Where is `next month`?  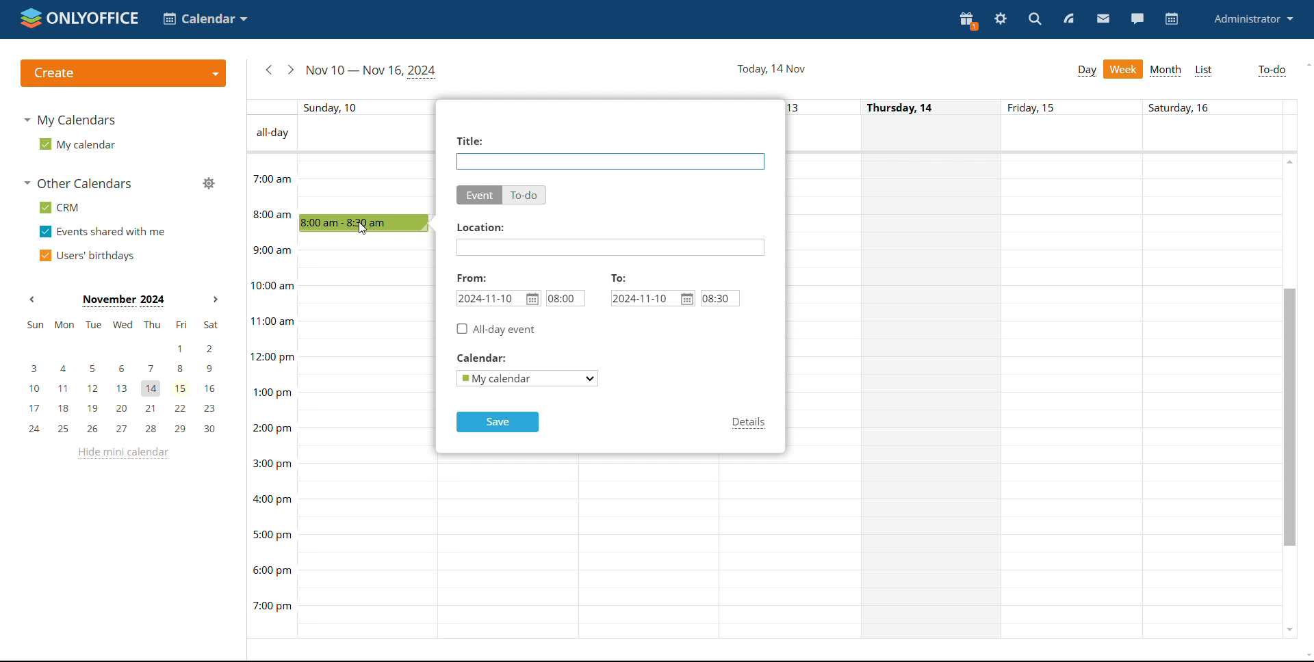
next month is located at coordinates (215, 300).